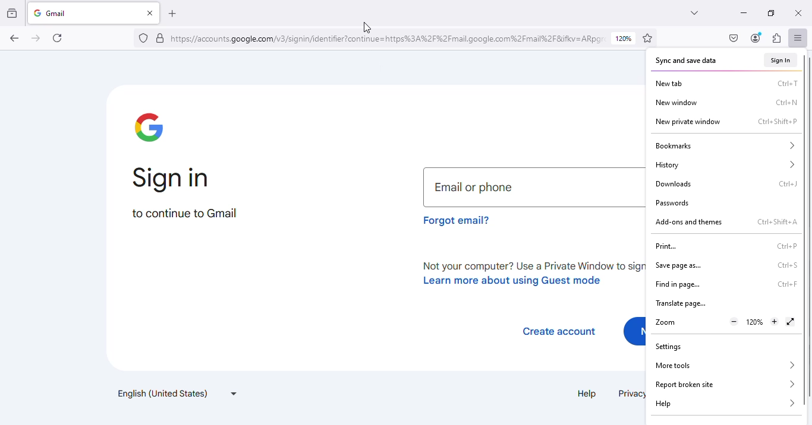  What do you see at coordinates (634, 332) in the screenshot?
I see `next` at bounding box center [634, 332].